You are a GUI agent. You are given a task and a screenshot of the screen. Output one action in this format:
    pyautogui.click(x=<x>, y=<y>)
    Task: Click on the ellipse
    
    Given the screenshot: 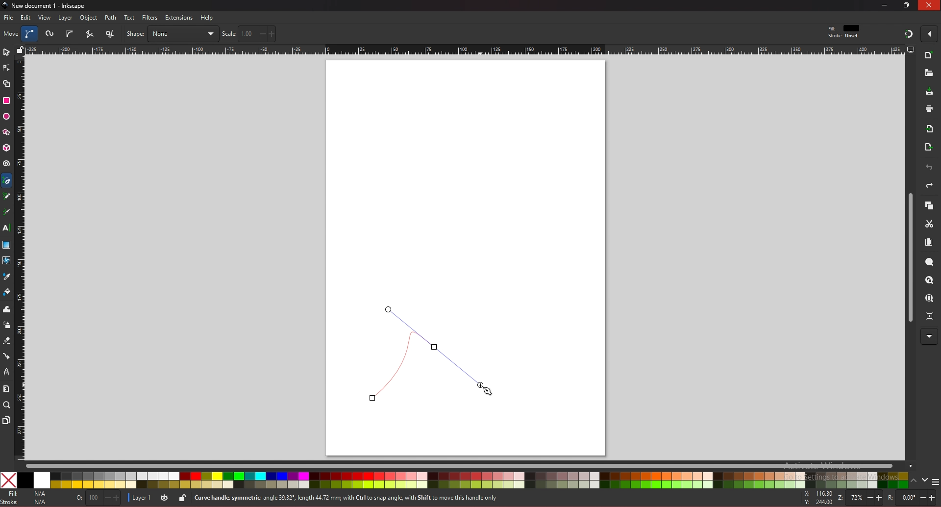 What is the action you would take?
    pyautogui.click(x=6, y=117)
    